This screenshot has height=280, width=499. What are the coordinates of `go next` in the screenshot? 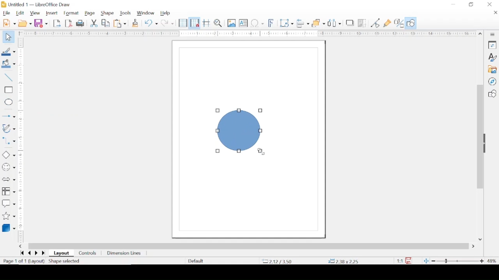 It's located at (35, 253).